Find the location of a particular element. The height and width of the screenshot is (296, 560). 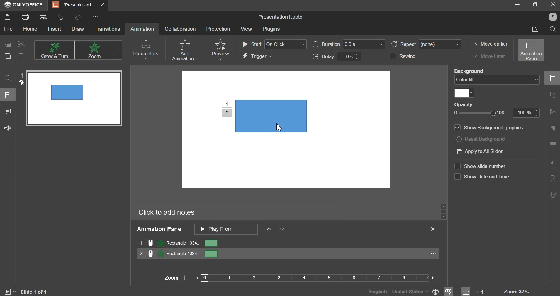

collaboration is located at coordinates (181, 29).